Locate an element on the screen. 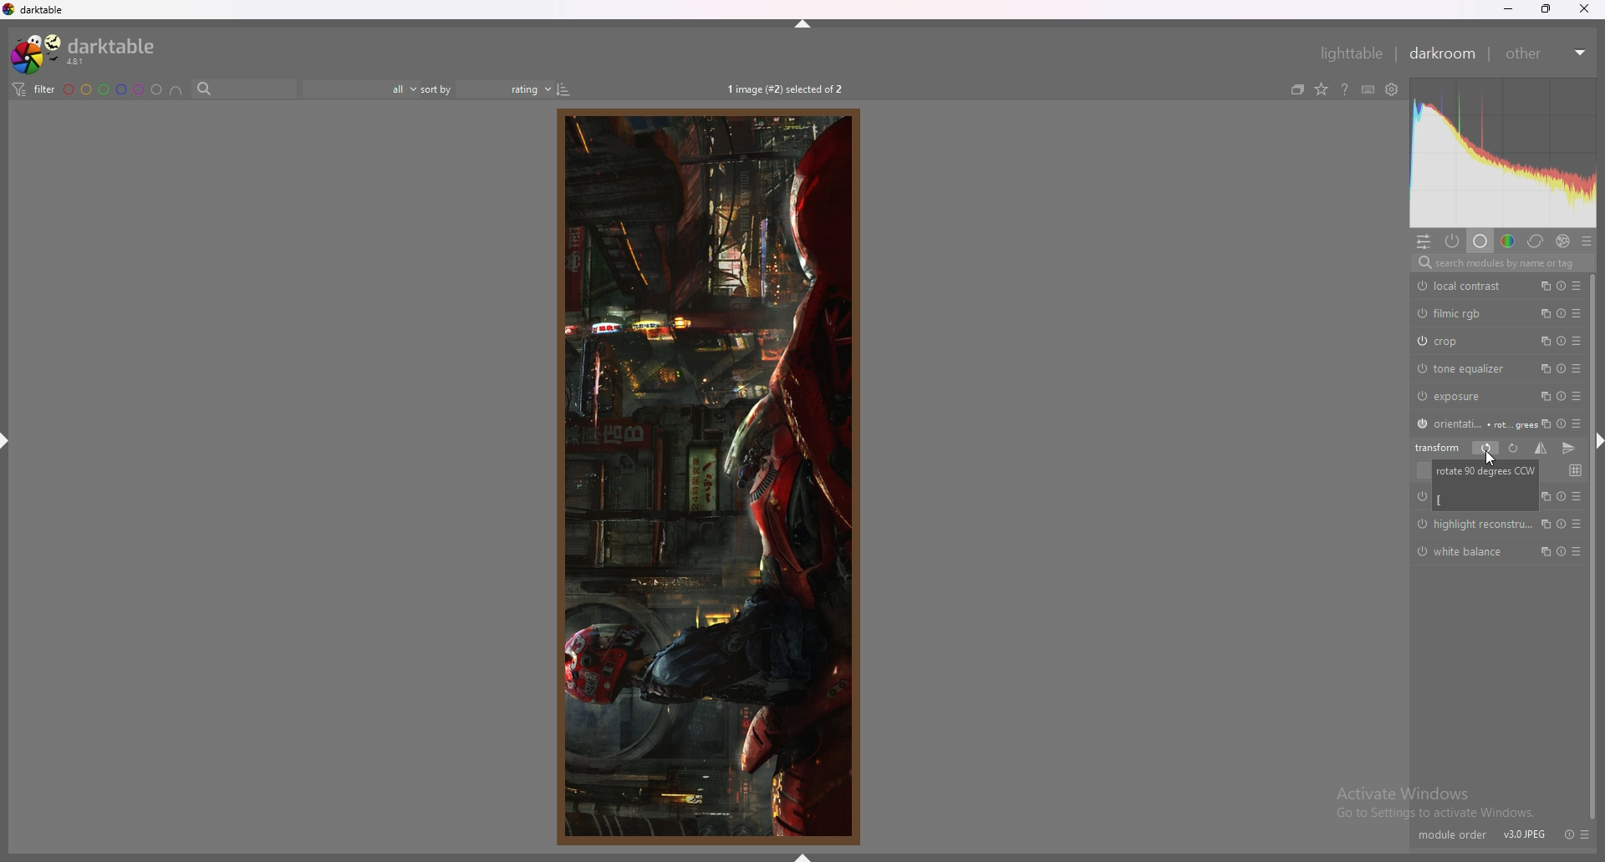 The image size is (1605, 862). keyboard shortcuts is located at coordinates (1368, 89).